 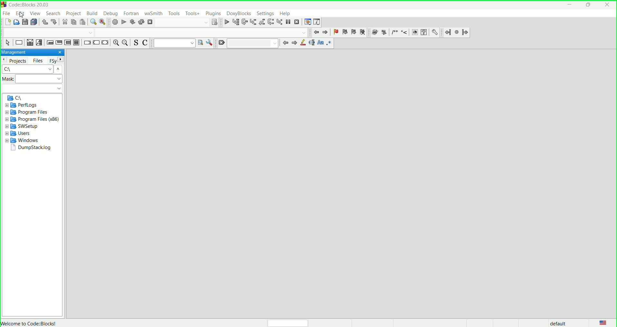 What do you see at coordinates (303, 43) in the screenshot?
I see `highlight` at bounding box center [303, 43].